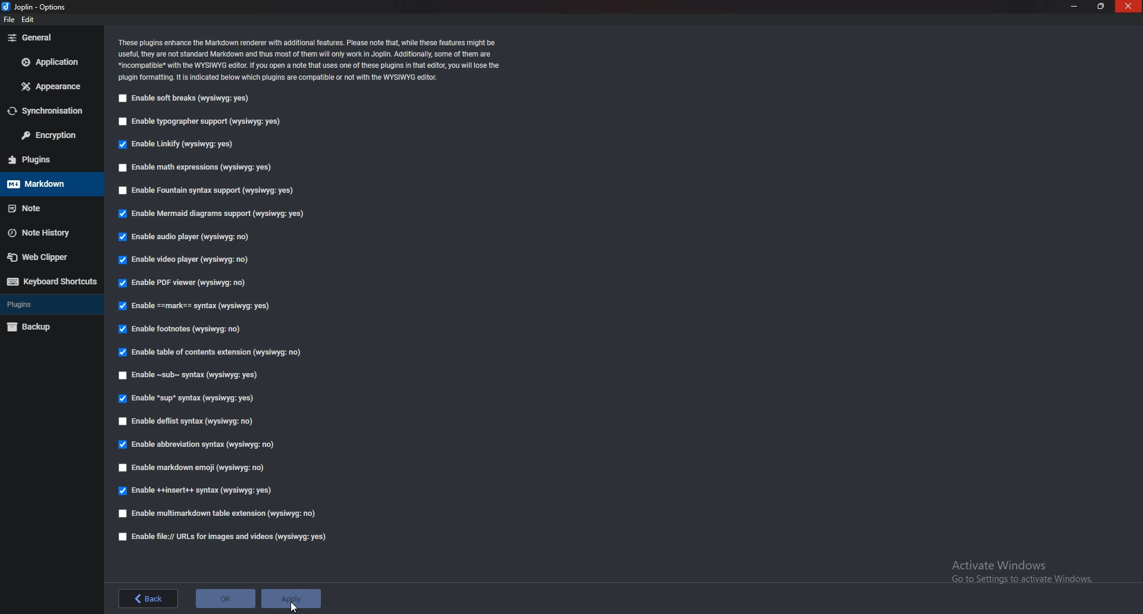 This screenshot has height=614, width=1143. I want to click on Synchronization, so click(51, 111).